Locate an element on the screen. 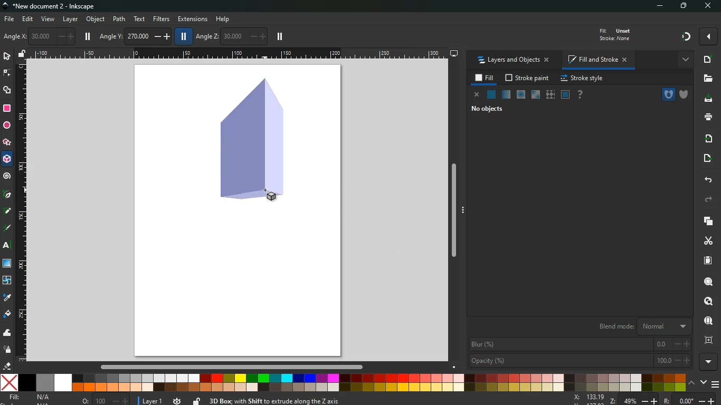 Image resolution: width=721 pixels, height=405 pixels. more is located at coordinates (684, 59).